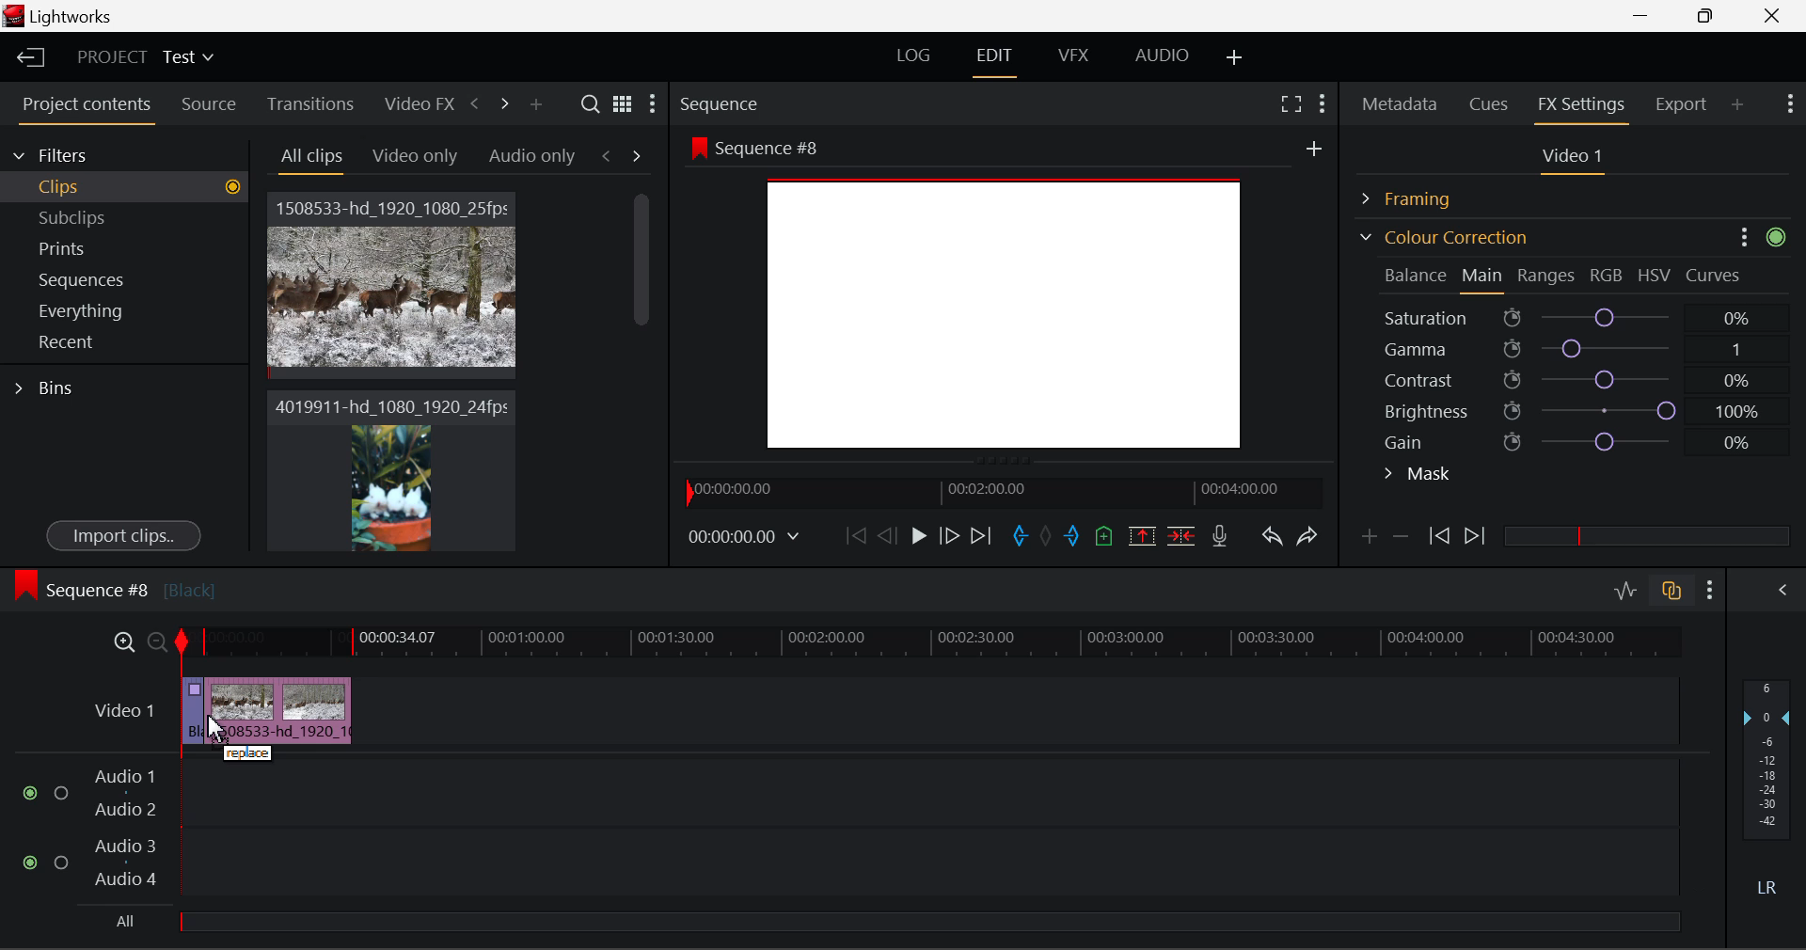  What do you see at coordinates (406, 157) in the screenshot?
I see `Yesterday Tab` at bounding box center [406, 157].